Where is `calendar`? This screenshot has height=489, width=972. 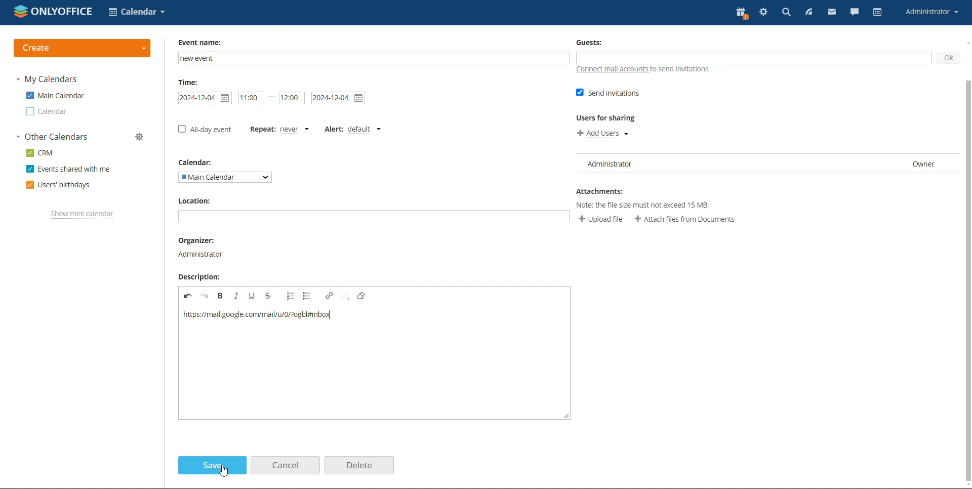
calendar is located at coordinates (877, 13).